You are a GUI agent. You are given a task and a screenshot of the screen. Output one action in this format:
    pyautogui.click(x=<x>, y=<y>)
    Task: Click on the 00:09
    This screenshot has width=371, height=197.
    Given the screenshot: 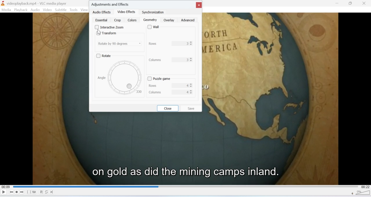 What is the action you would take?
    pyautogui.click(x=5, y=187)
    